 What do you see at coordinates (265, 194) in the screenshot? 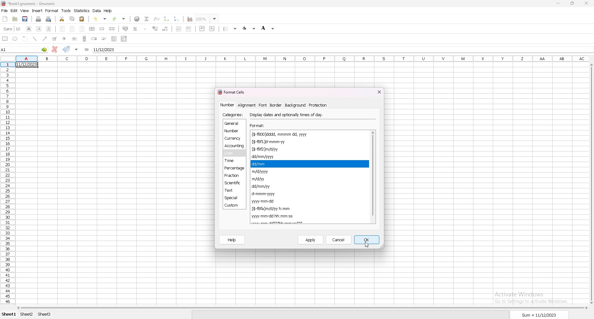
I see `d-mmm-yyyy` at bounding box center [265, 194].